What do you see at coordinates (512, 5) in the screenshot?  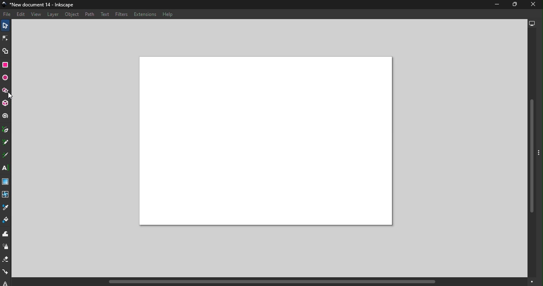 I see `Maximize` at bounding box center [512, 5].